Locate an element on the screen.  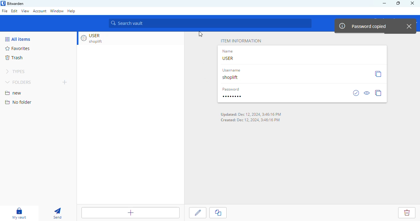
USER   shoplift is located at coordinates (96, 38).